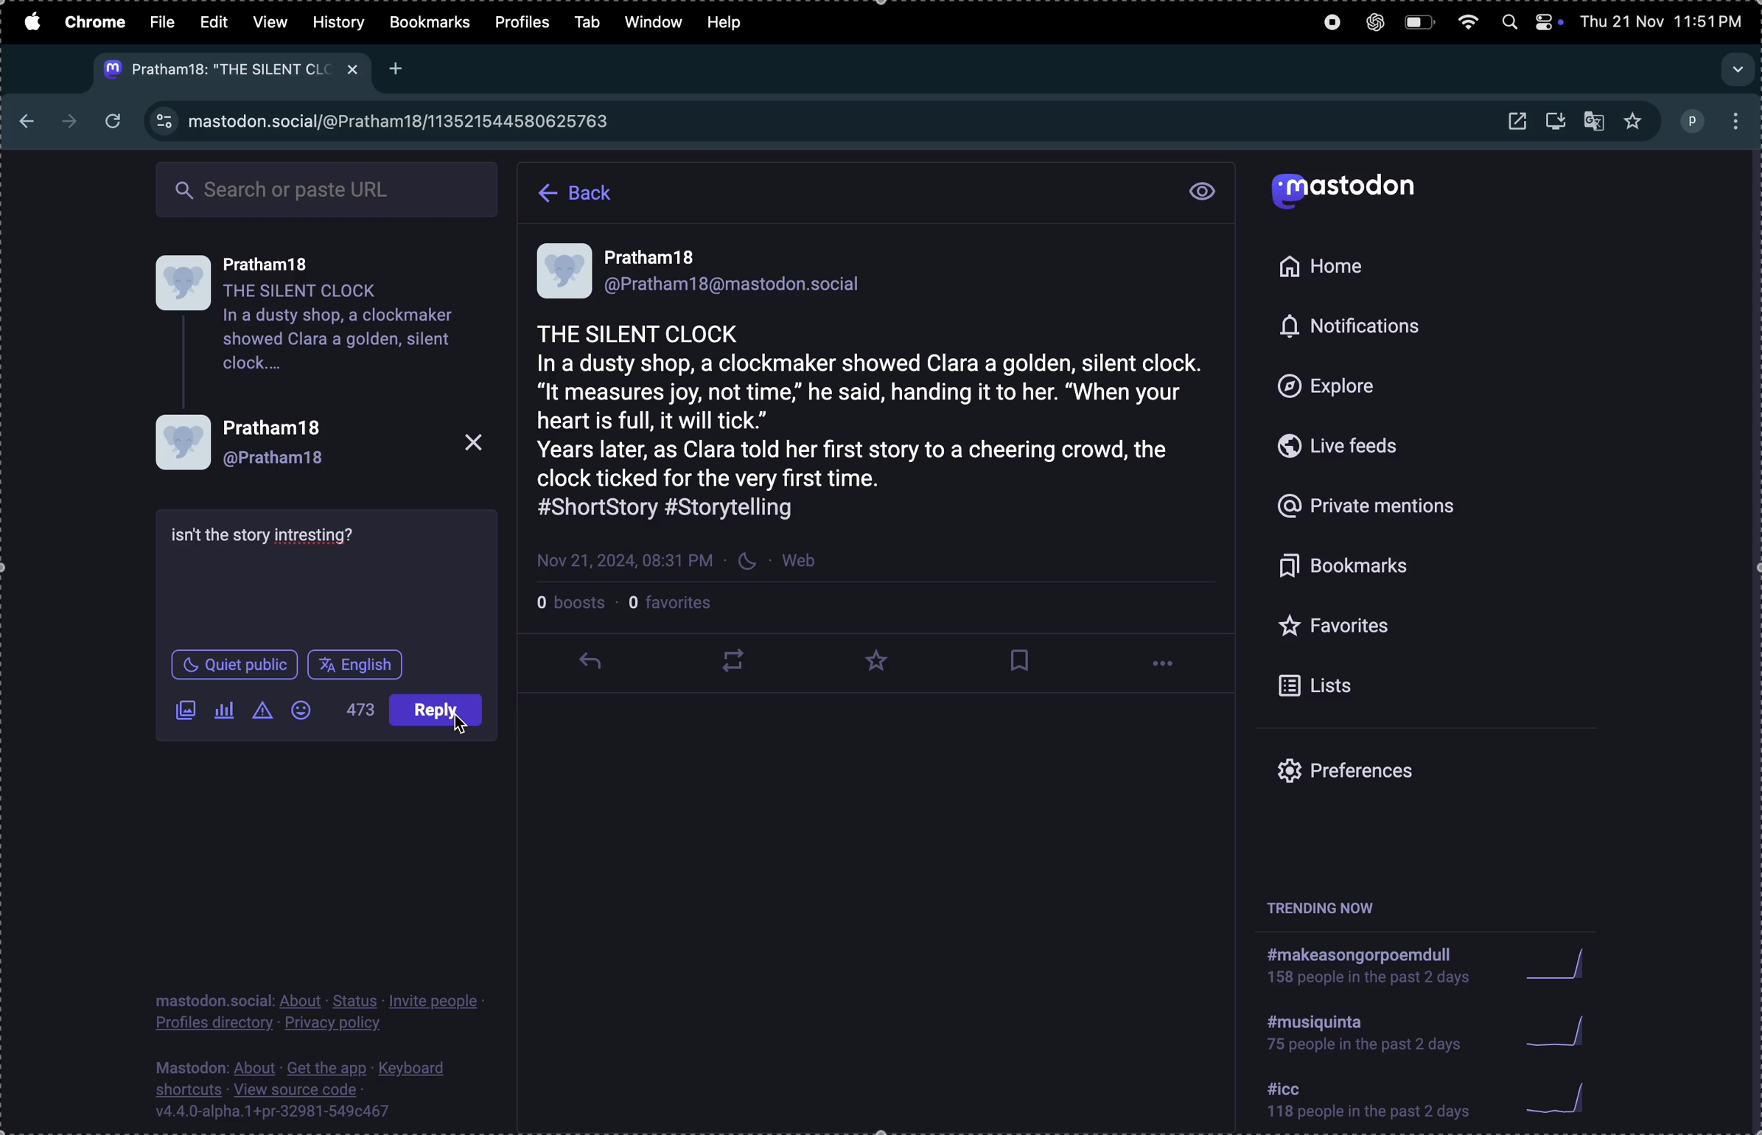 This screenshot has width=1762, height=1135. I want to click on search tabs, so click(1735, 64).